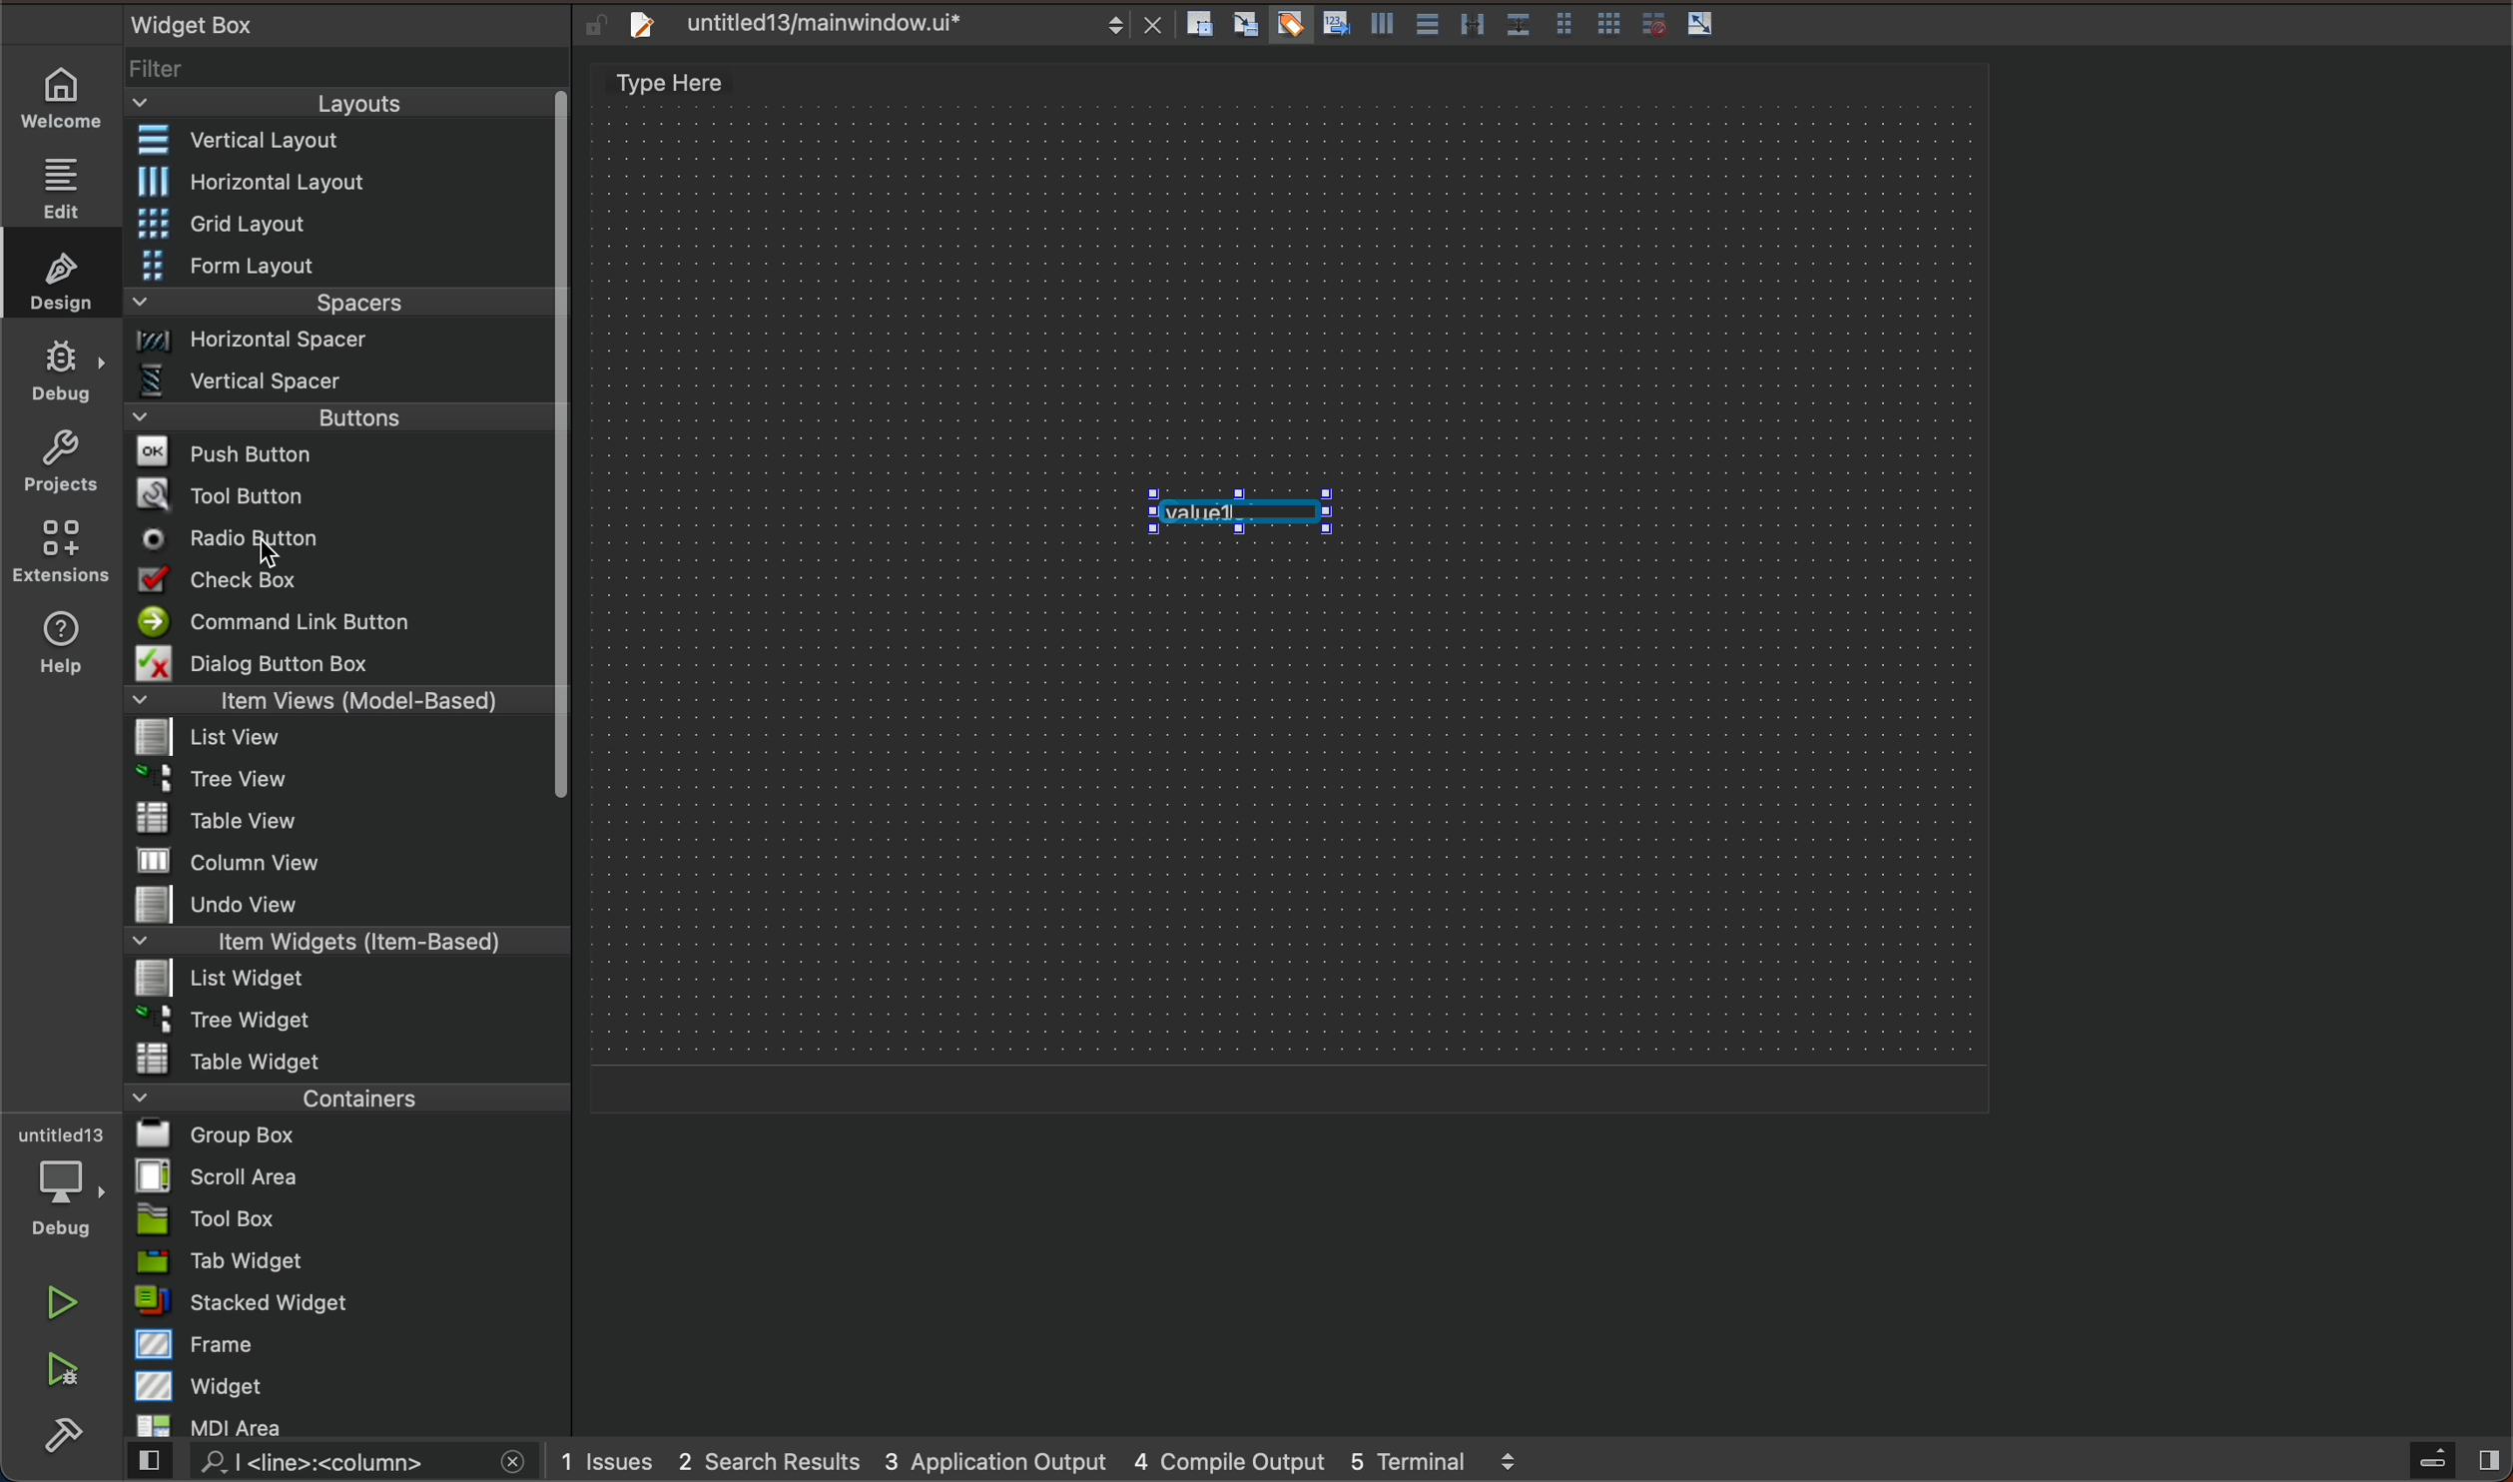 Image resolution: width=2513 pixels, height=1482 pixels. Describe the element at coordinates (341, 667) in the screenshot. I see `dialong button` at that location.